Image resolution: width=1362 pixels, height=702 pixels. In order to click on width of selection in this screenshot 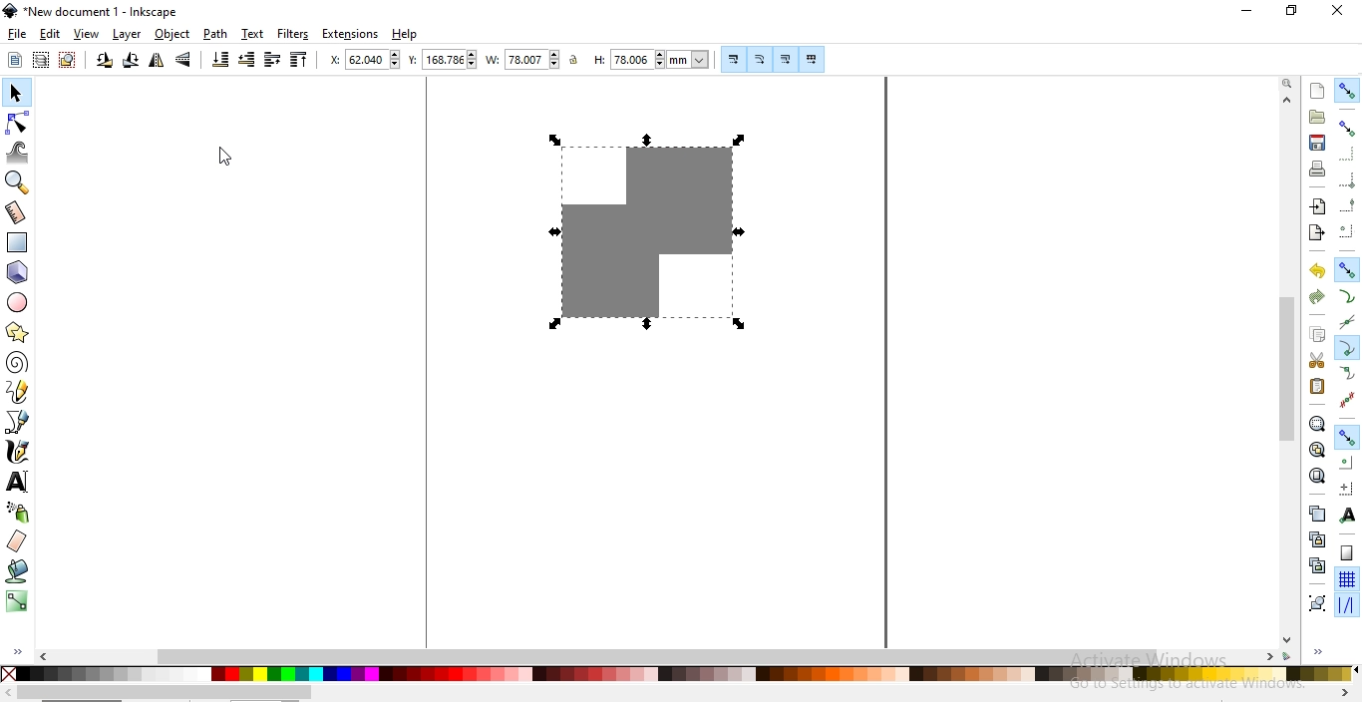, I will do `click(524, 60)`.